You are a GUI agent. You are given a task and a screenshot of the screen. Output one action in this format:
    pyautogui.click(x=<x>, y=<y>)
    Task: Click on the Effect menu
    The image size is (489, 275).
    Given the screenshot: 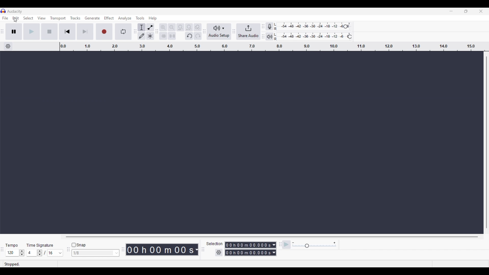 What is the action you would take?
    pyautogui.click(x=109, y=18)
    